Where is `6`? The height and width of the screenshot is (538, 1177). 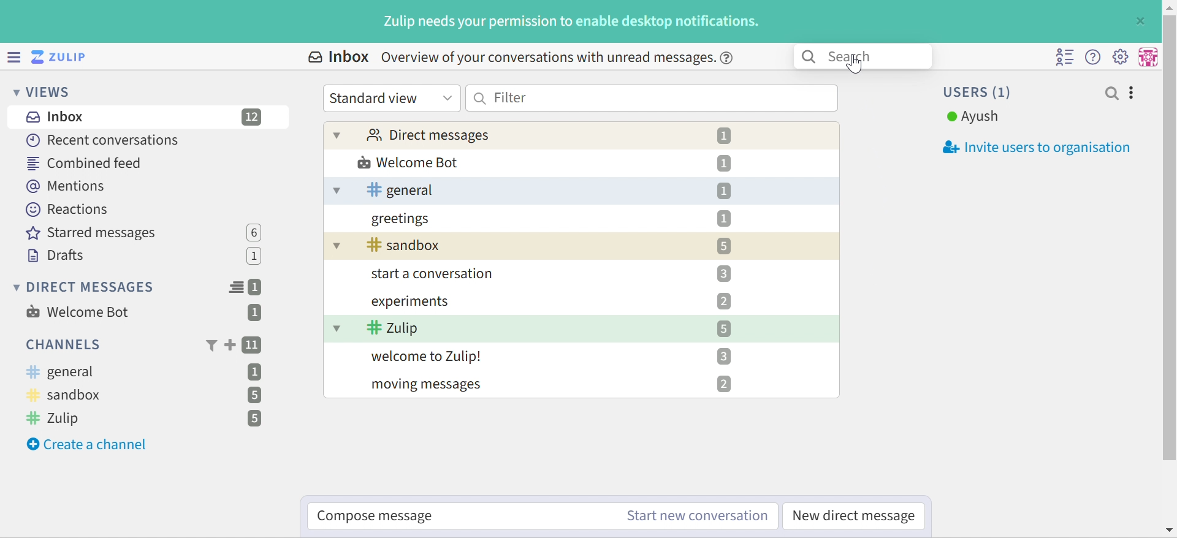
6 is located at coordinates (254, 232).